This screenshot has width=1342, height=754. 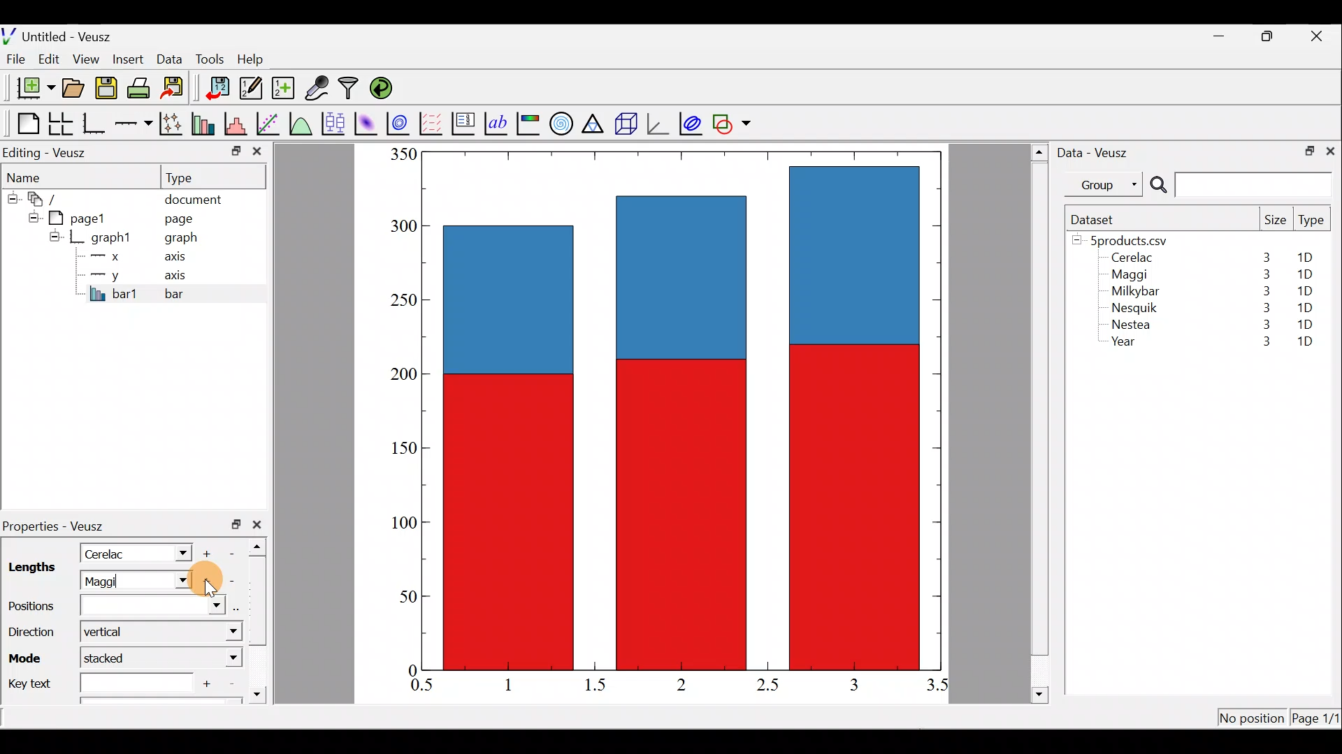 What do you see at coordinates (221, 658) in the screenshot?
I see `mode dropdown` at bounding box center [221, 658].